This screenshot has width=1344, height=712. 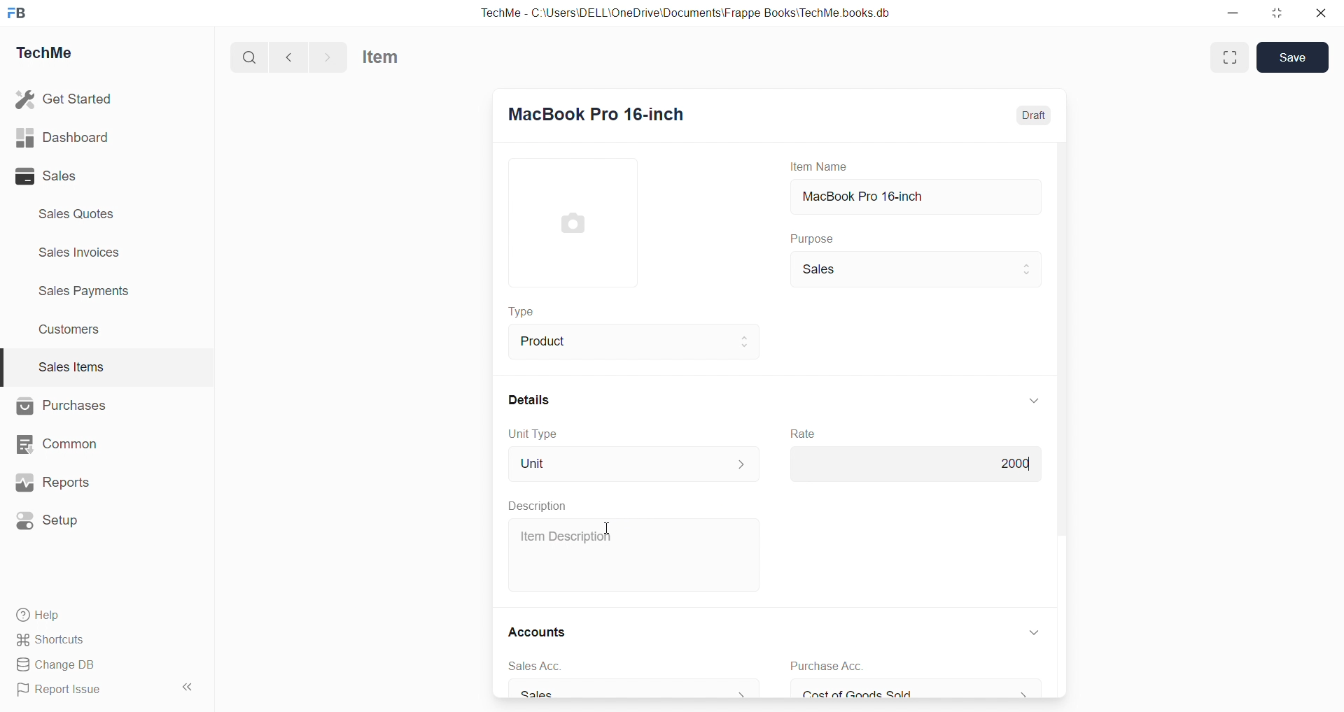 I want to click on Common, so click(x=60, y=444).